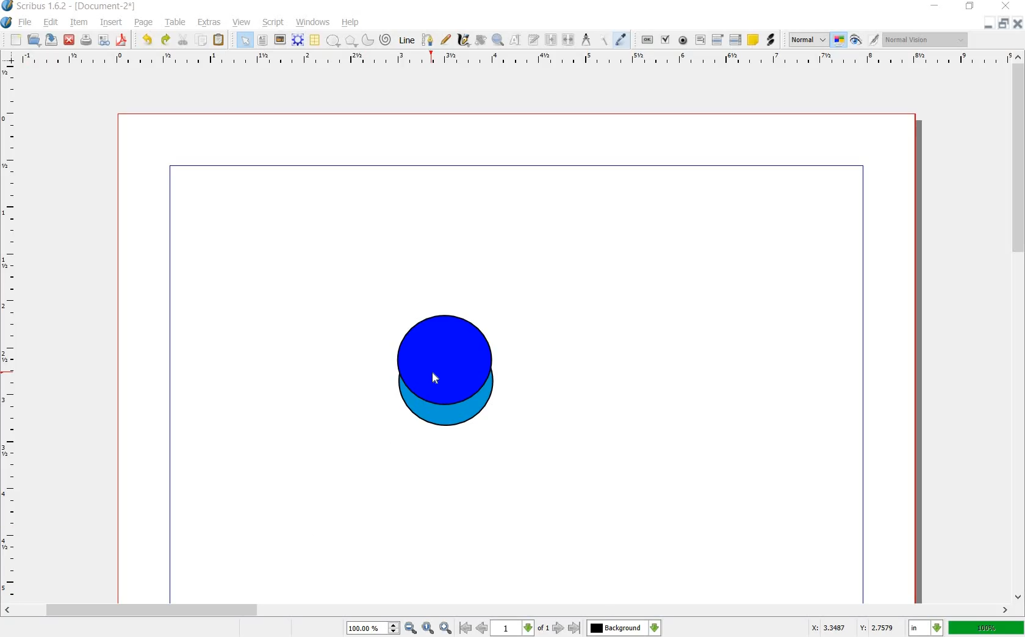 This screenshot has width=1025, height=637. What do you see at coordinates (514, 40) in the screenshot?
I see `edit contents of frame` at bounding box center [514, 40].